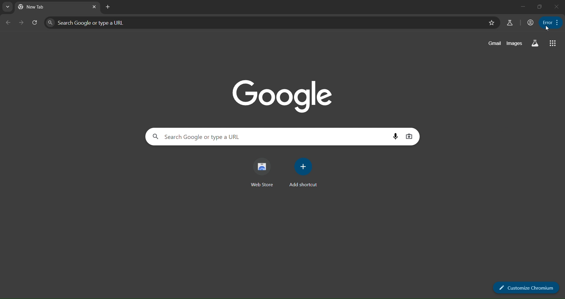 The width and height of the screenshot is (565, 299). What do you see at coordinates (556, 6) in the screenshot?
I see `close` at bounding box center [556, 6].